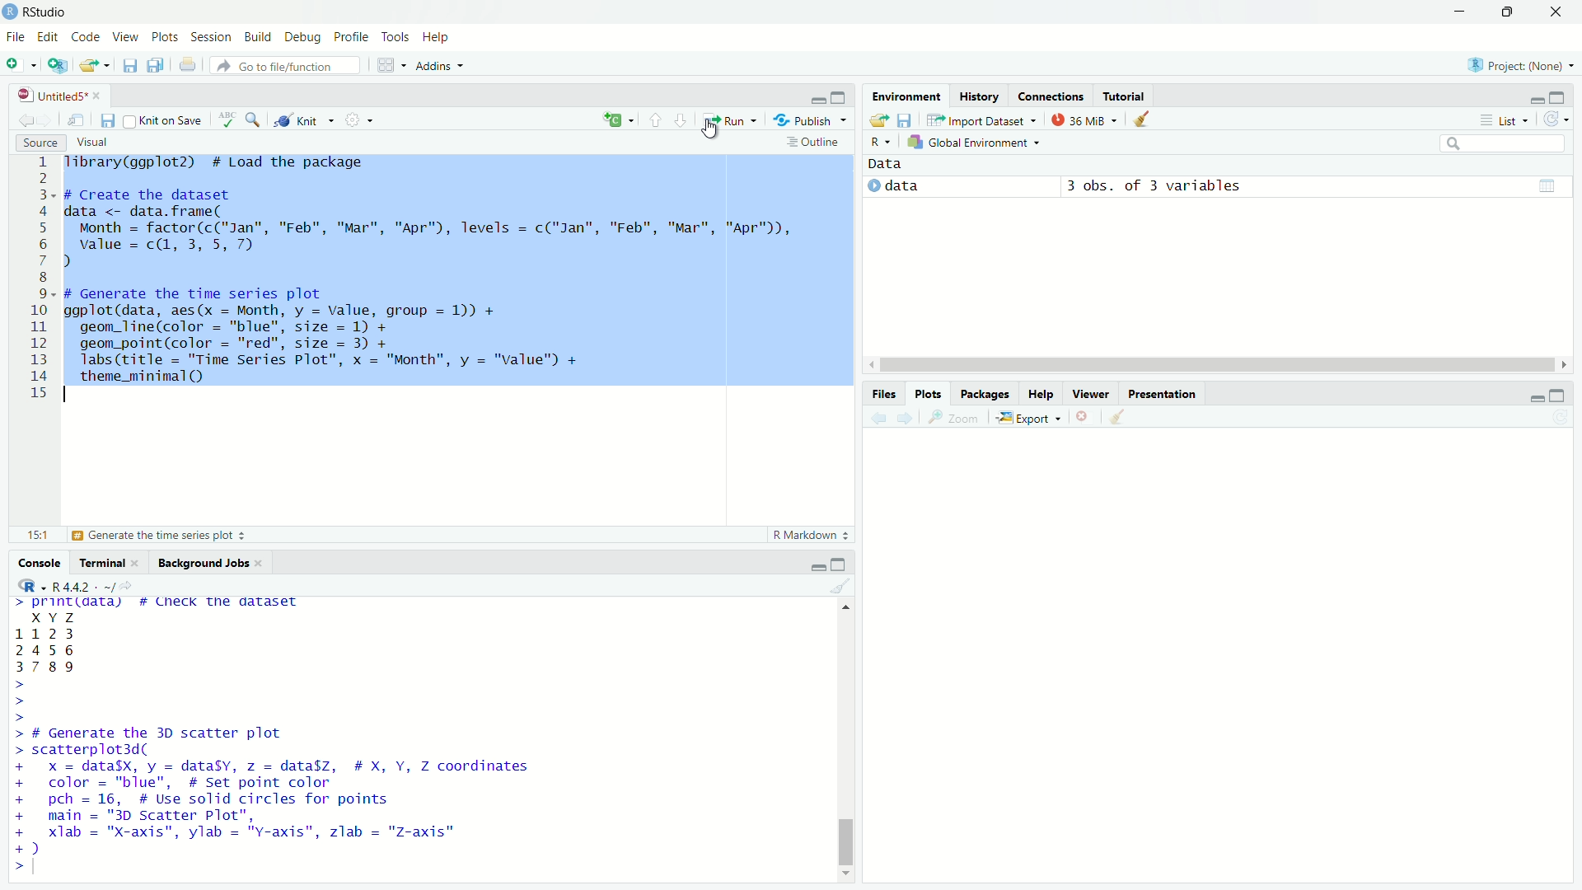 The width and height of the screenshot is (1582, 890). I want to click on empty plot area, so click(1226, 665).